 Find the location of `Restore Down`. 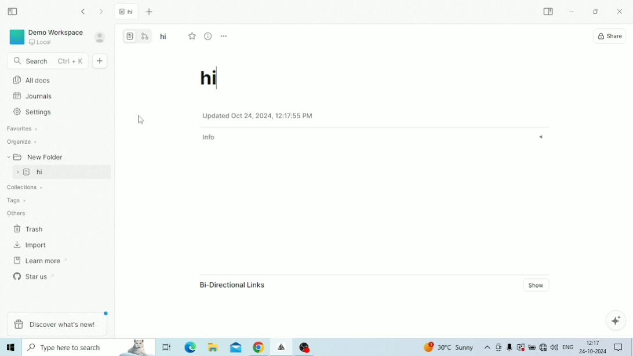

Restore Down is located at coordinates (595, 12).